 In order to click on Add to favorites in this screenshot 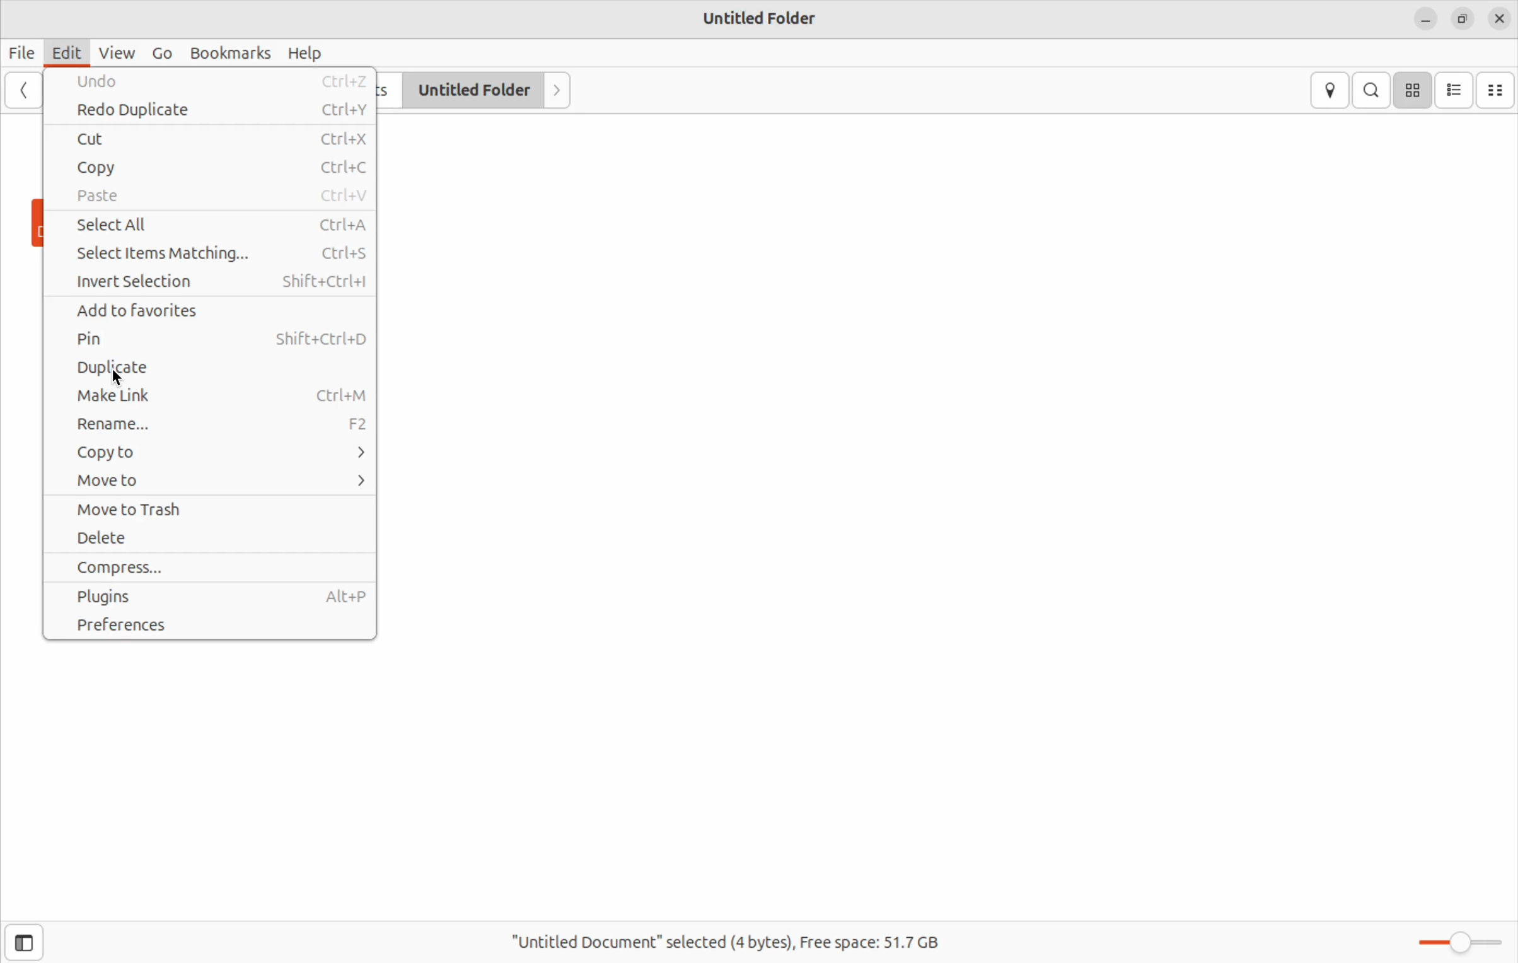, I will do `click(211, 311)`.